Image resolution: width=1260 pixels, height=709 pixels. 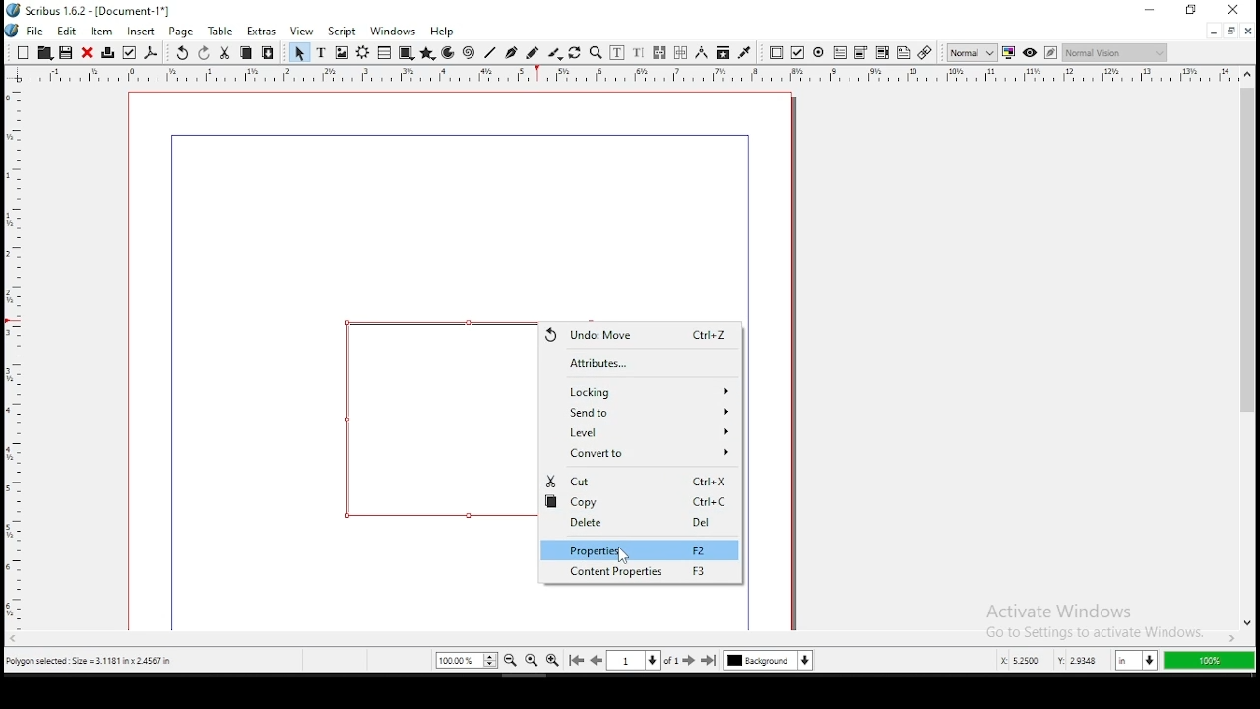 I want to click on preflight verifier, so click(x=128, y=53).